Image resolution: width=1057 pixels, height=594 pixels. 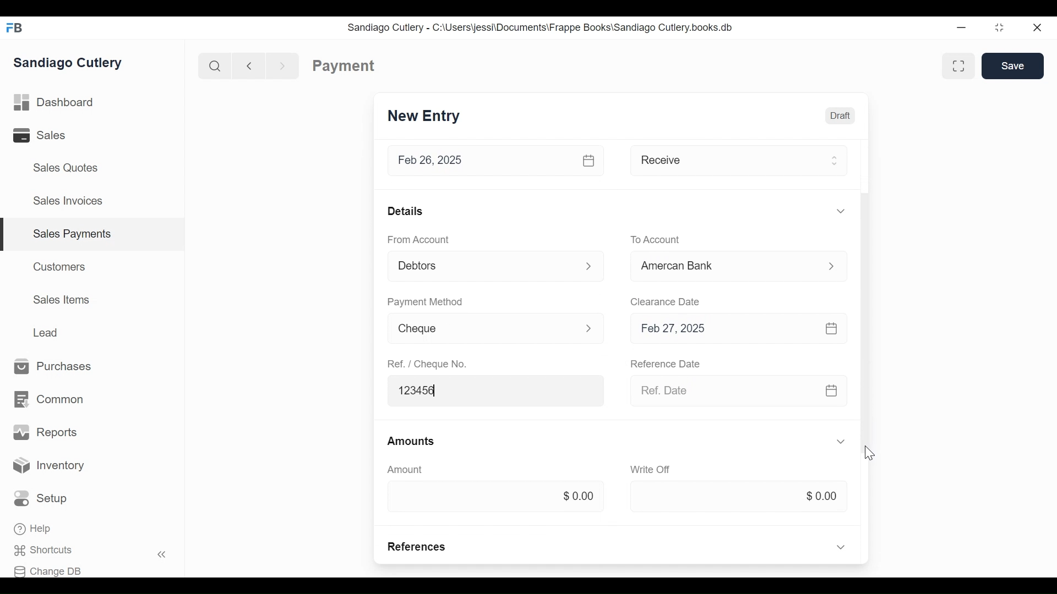 What do you see at coordinates (15, 28) in the screenshot?
I see `Frappe Books` at bounding box center [15, 28].